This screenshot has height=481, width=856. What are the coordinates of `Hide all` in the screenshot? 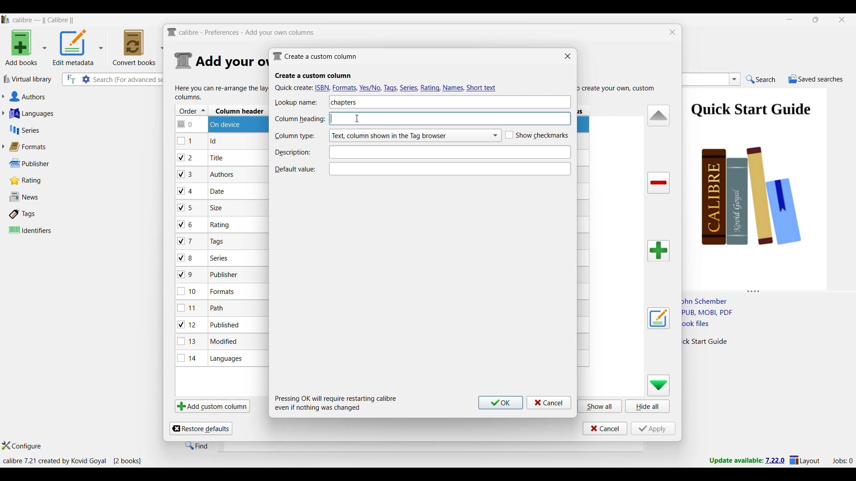 It's located at (647, 406).